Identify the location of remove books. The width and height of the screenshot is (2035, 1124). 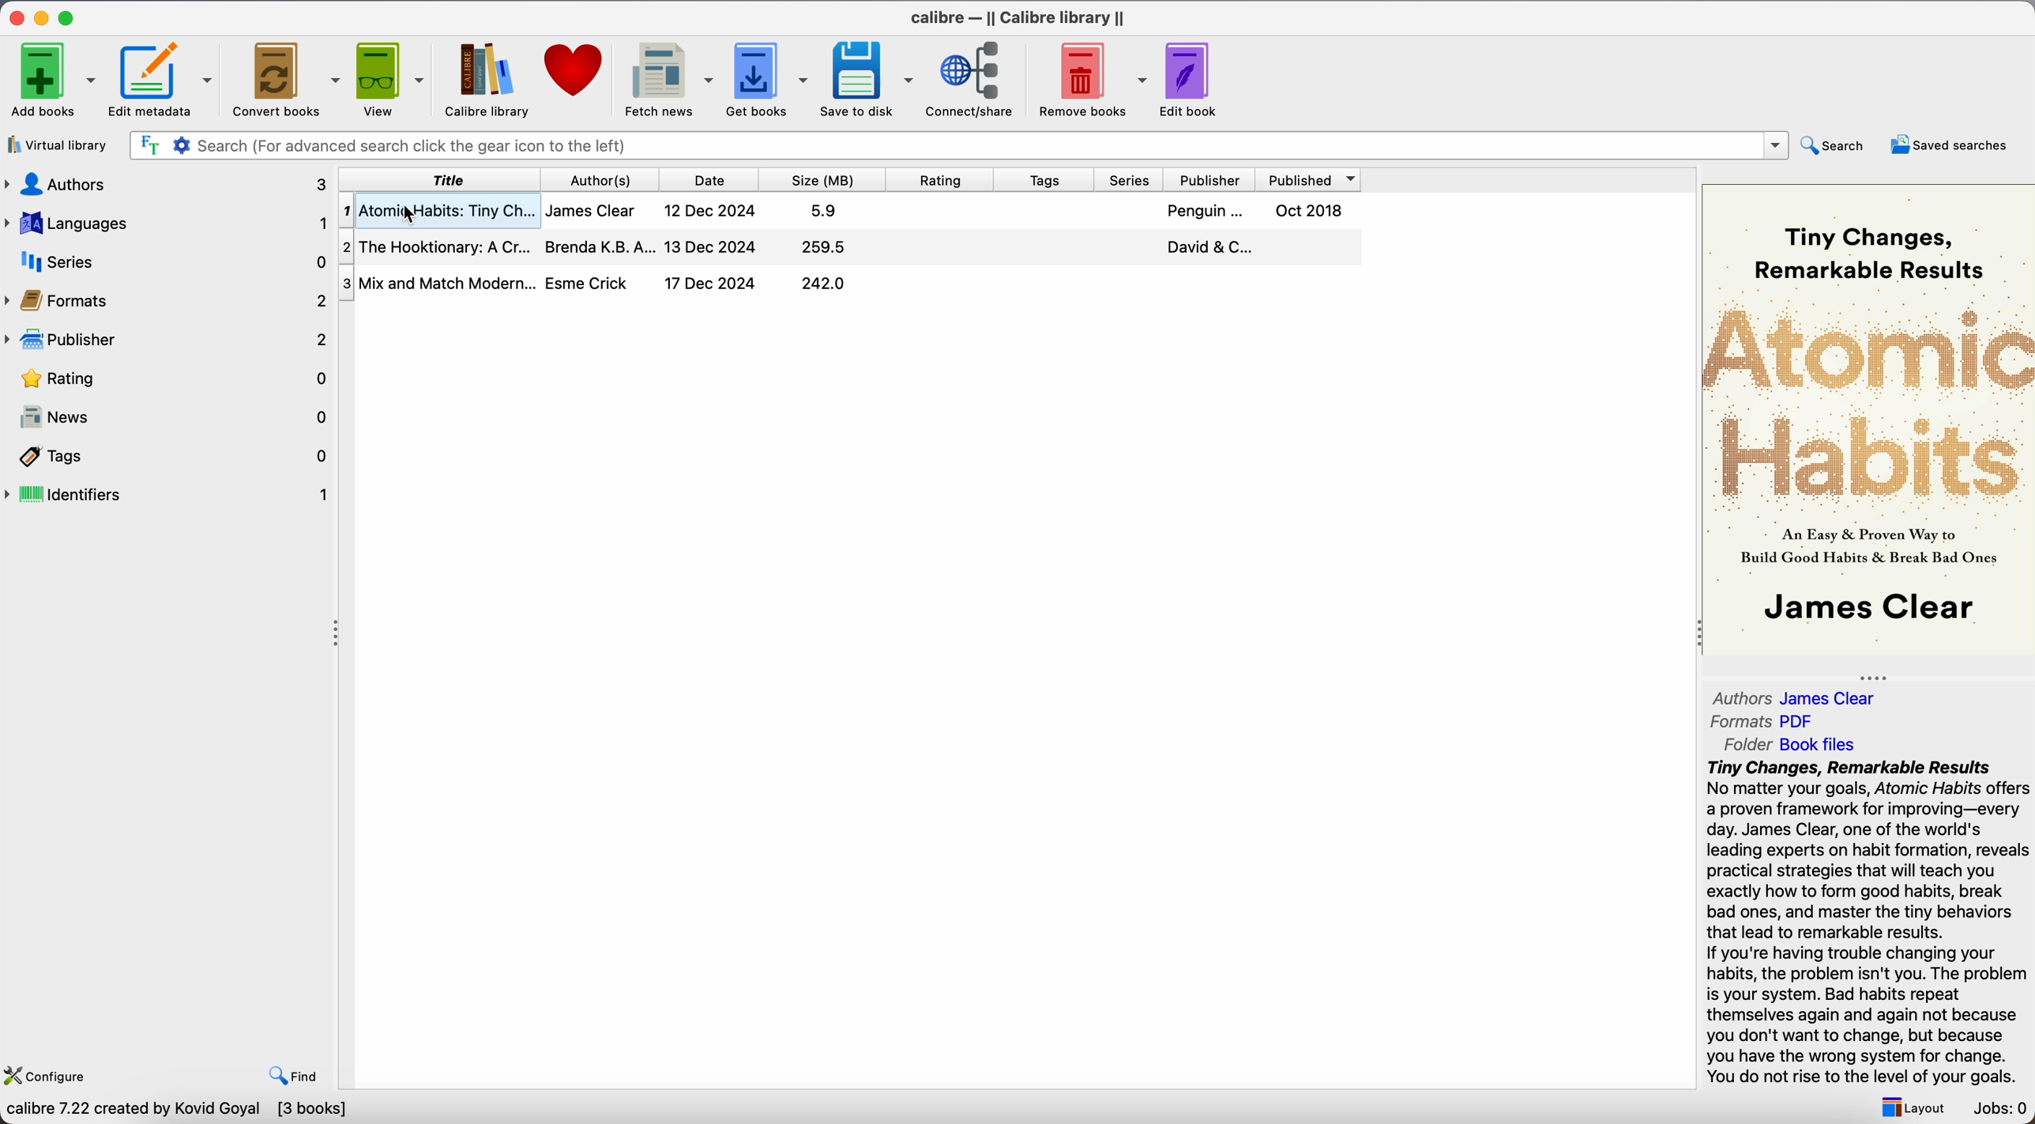
(1093, 79).